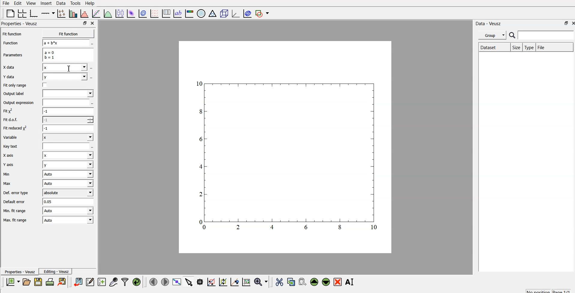 Image resolution: width=575 pixels, height=293 pixels. What do you see at coordinates (261, 283) in the screenshot?
I see `zoom functions menu` at bounding box center [261, 283].